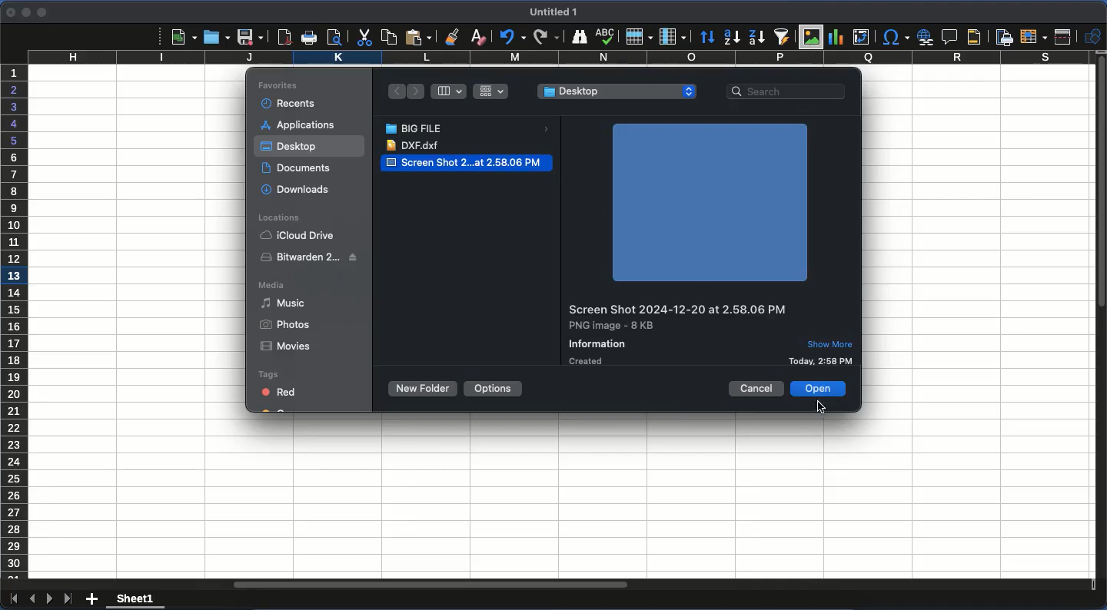  What do you see at coordinates (820, 388) in the screenshot?
I see `open` at bounding box center [820, 388].